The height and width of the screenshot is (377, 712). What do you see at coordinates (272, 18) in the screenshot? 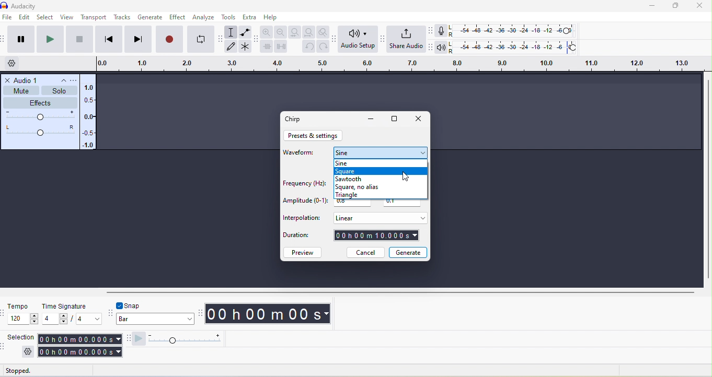
I see `help` at bounding box center [272, 18].